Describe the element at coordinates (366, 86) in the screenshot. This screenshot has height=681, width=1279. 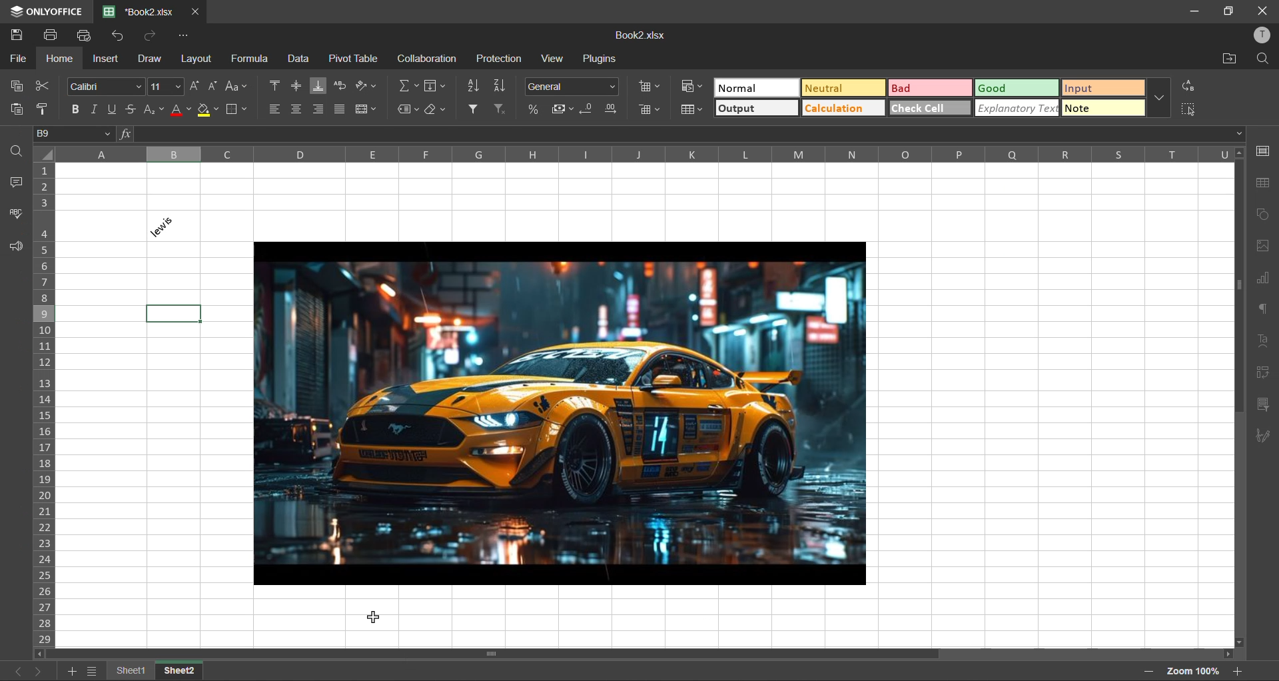
I see `orientation` at that location.